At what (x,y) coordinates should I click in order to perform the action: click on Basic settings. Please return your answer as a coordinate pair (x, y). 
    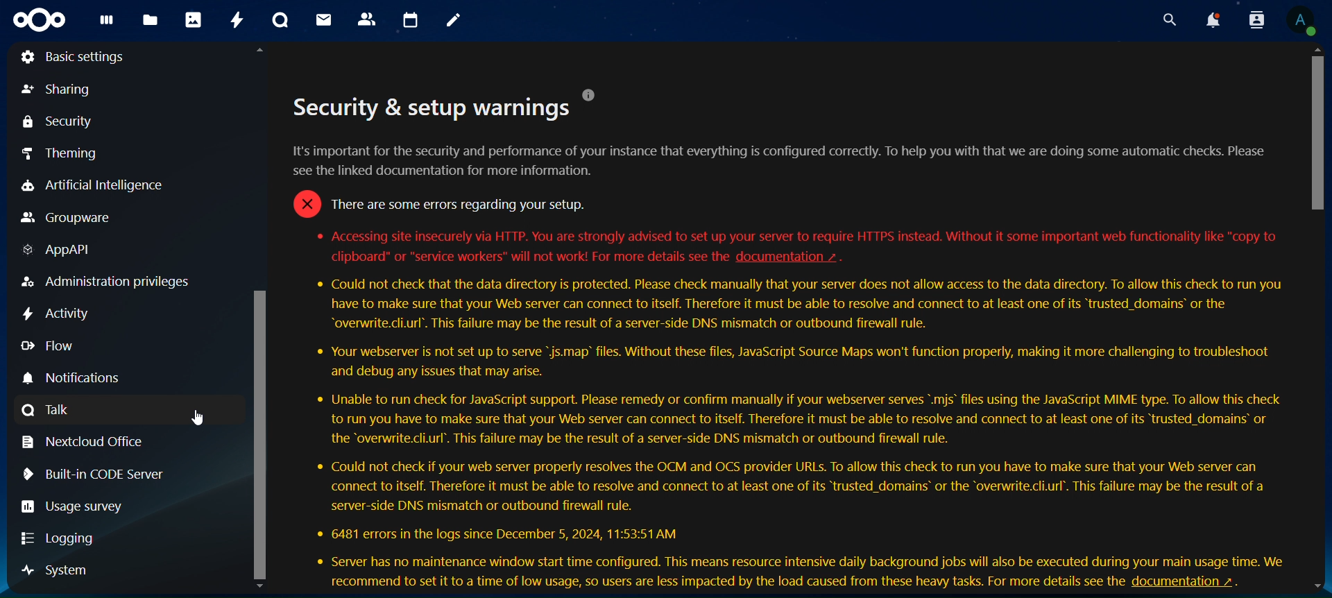
    Looking at the image, I should click on (78, 58).